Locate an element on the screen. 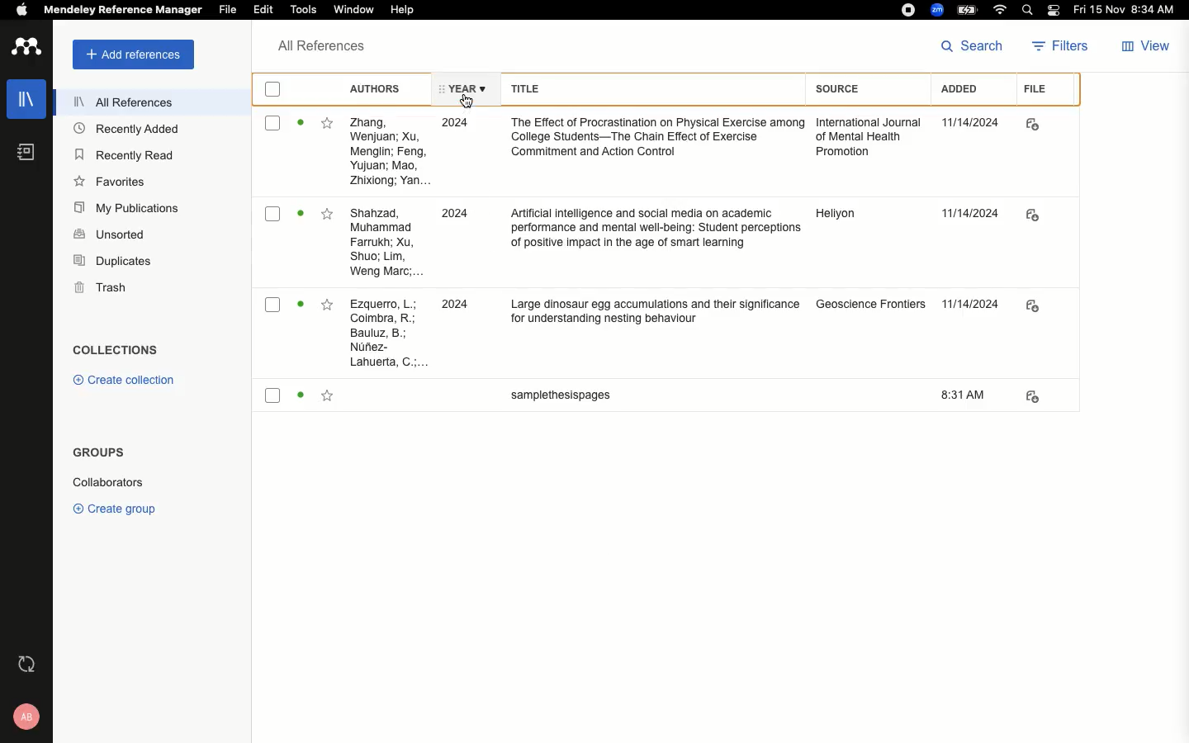 The width and height of the screenshot is (1189, 743). file type is located at coordinates (1043, 124).